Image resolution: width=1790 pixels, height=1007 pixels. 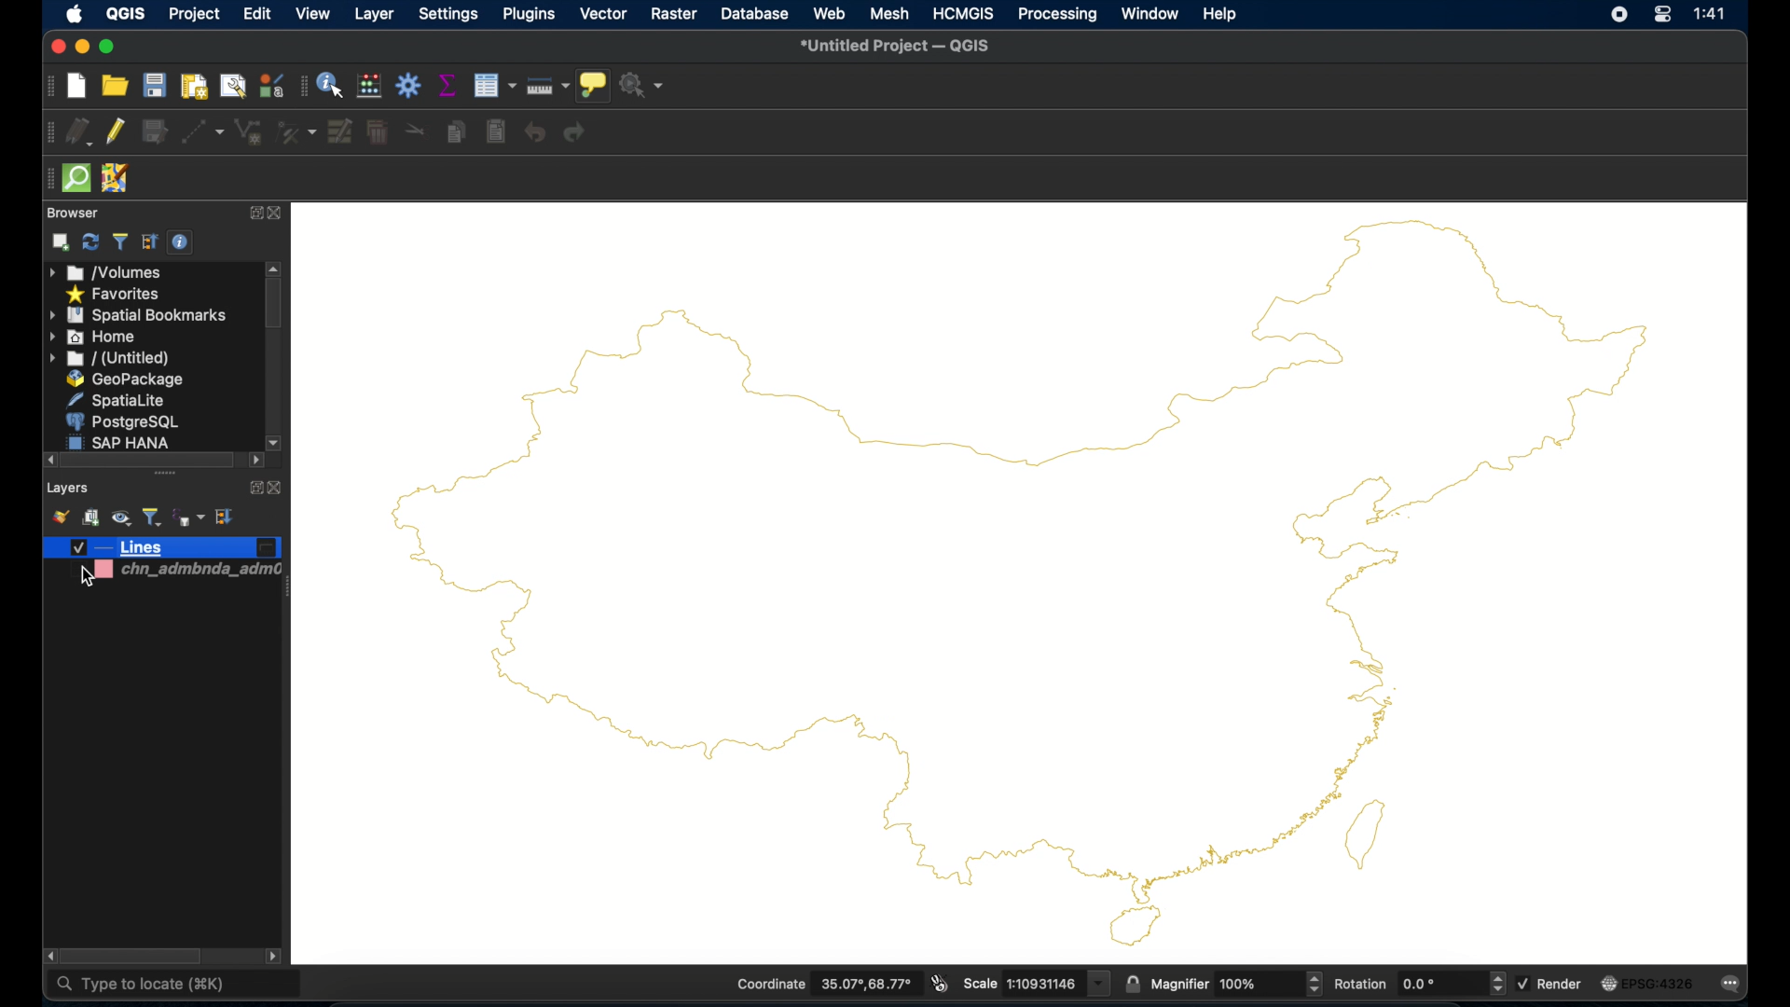 What do you see at coordinates (124, 14) in the screenshot?
I see `QGIS` at bounding box center [124, 14].